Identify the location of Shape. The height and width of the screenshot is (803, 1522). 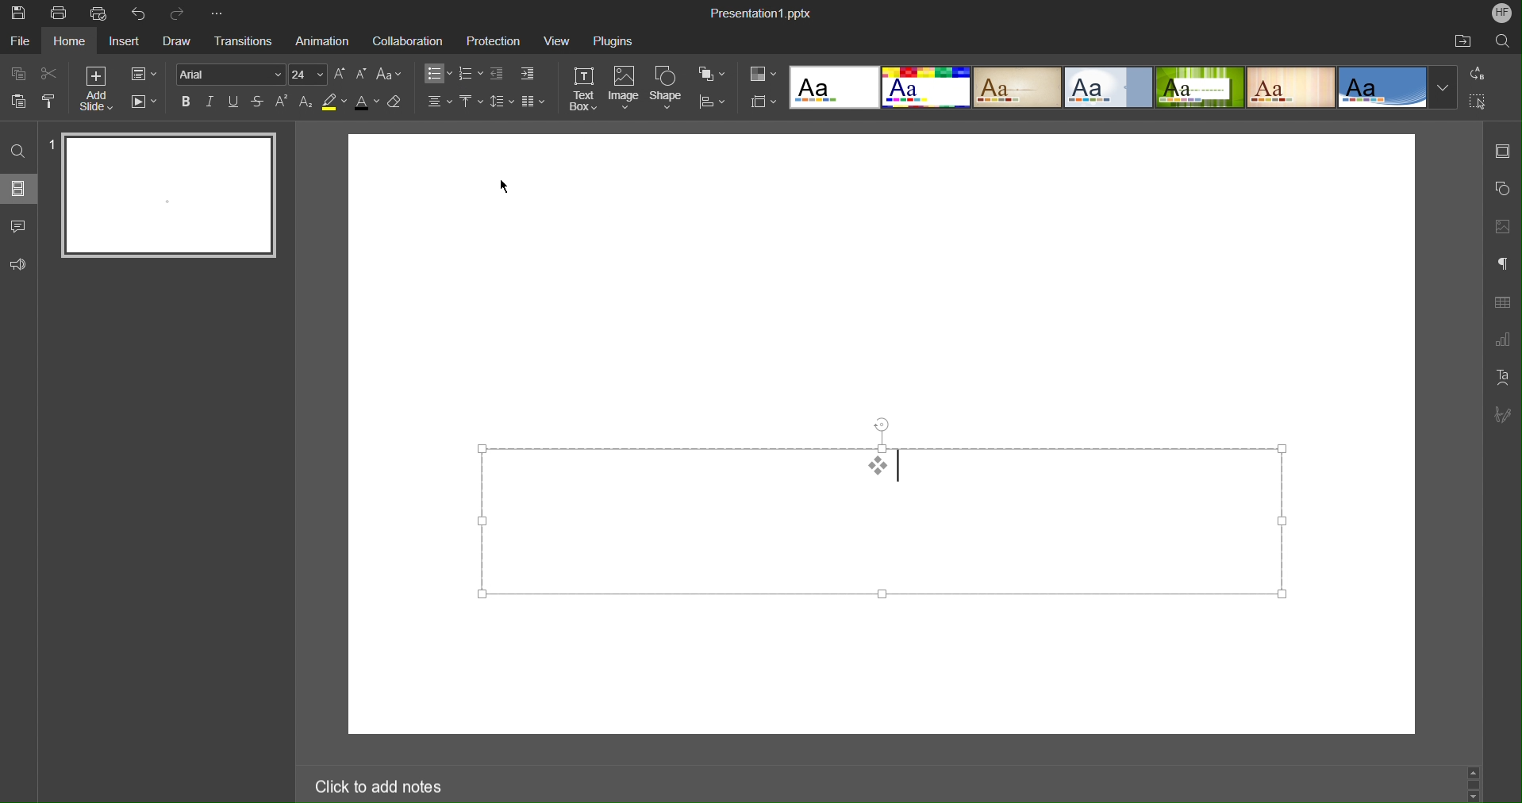
(667, 89).